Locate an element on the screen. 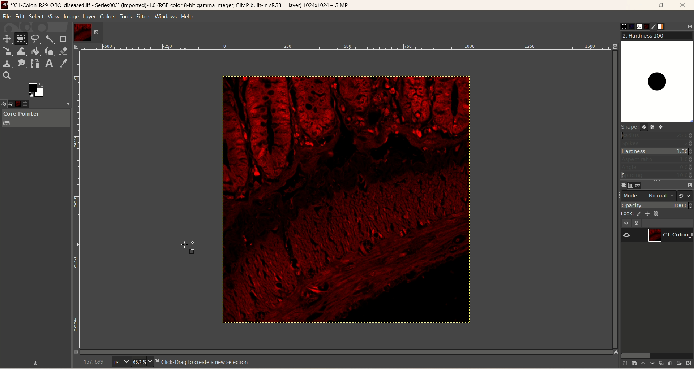 The width and height of the screenshot is (694, 369). windows is located at coordinates (167, 16).